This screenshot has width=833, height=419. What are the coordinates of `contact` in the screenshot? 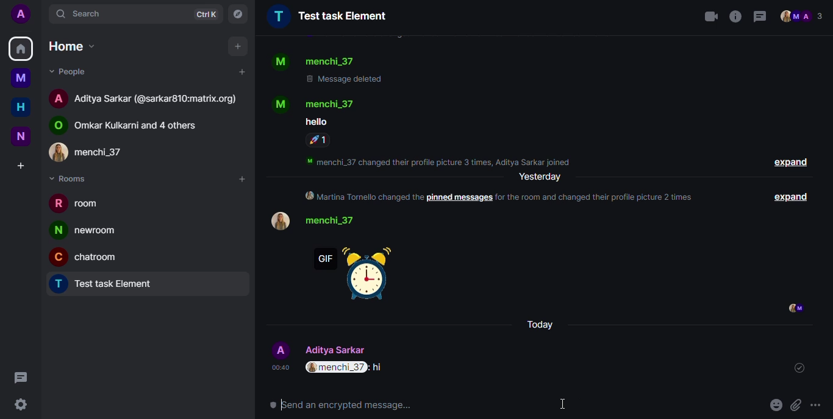 It's located at (132, 124).